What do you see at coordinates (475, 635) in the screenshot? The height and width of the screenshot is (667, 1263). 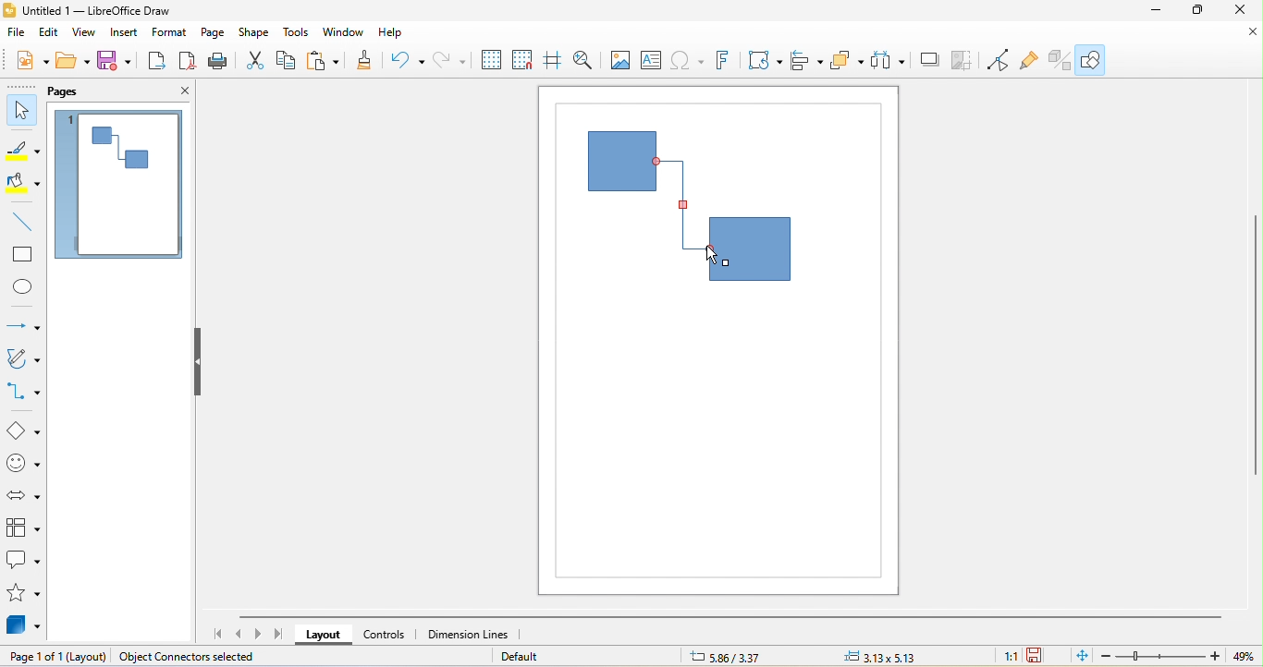 I see `dimension lines` at bounding box center [475, 635].